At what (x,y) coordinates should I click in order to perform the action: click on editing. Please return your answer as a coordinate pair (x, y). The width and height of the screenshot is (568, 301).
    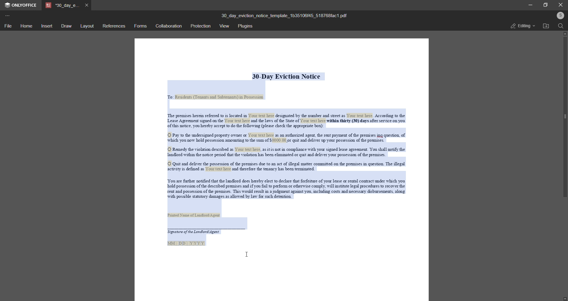
    Looking at the image, I should click on (520, 26).